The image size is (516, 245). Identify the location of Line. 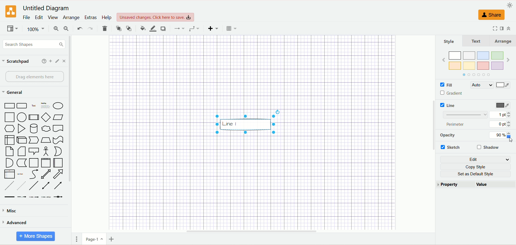
(451, 106).